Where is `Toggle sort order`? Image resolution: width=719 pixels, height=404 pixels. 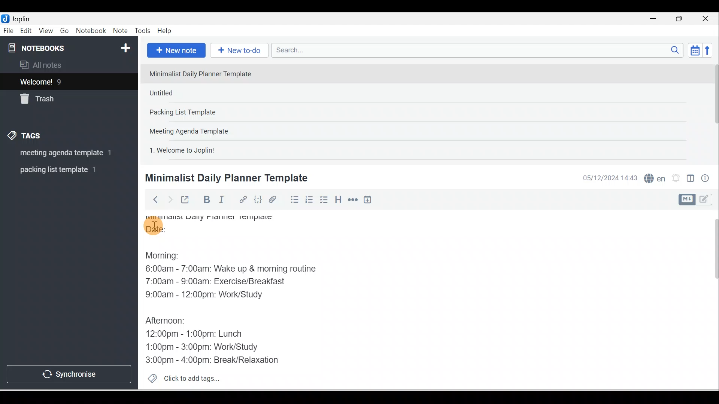 Toggle sort order is located at coordinates (695, 50).